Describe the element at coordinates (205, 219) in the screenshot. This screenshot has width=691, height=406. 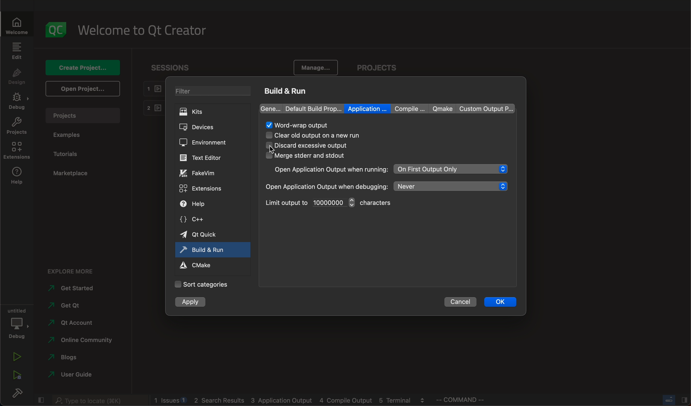
I see `c++` at that location.